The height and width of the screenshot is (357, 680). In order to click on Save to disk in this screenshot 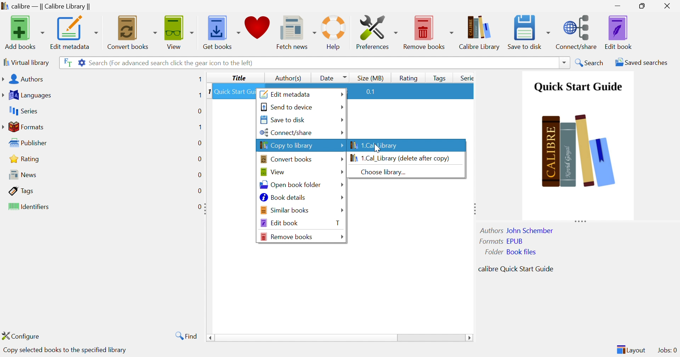, I will do `click(528, 32)`.